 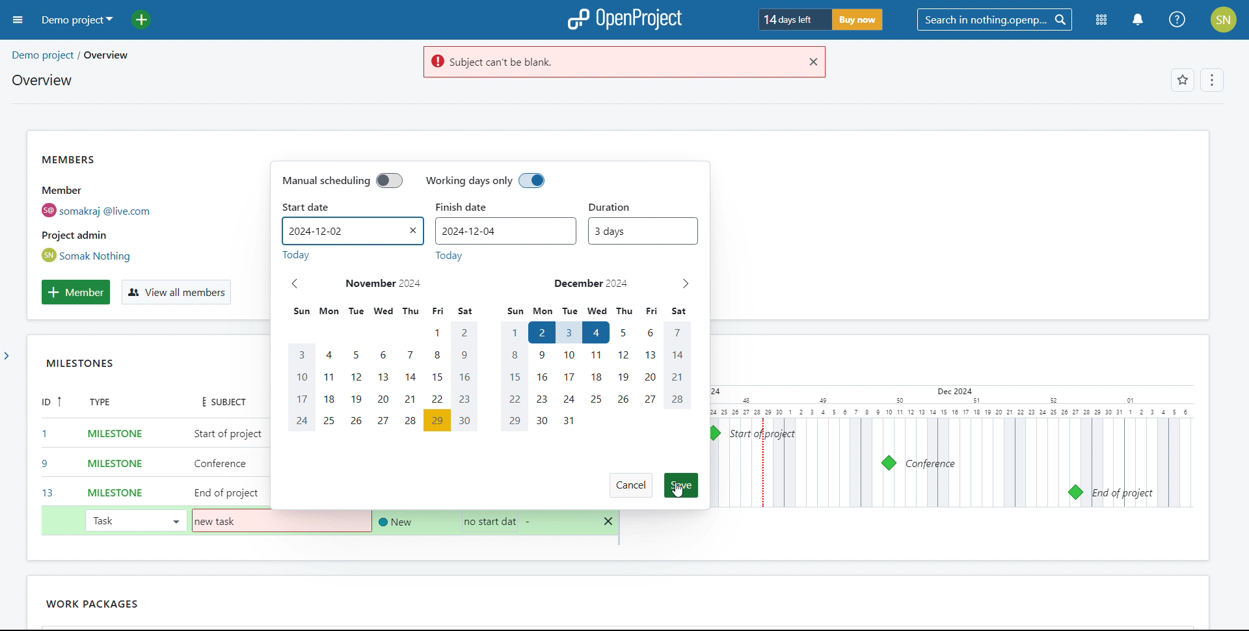 I want to click on modules, so click(x=1102, y=21).